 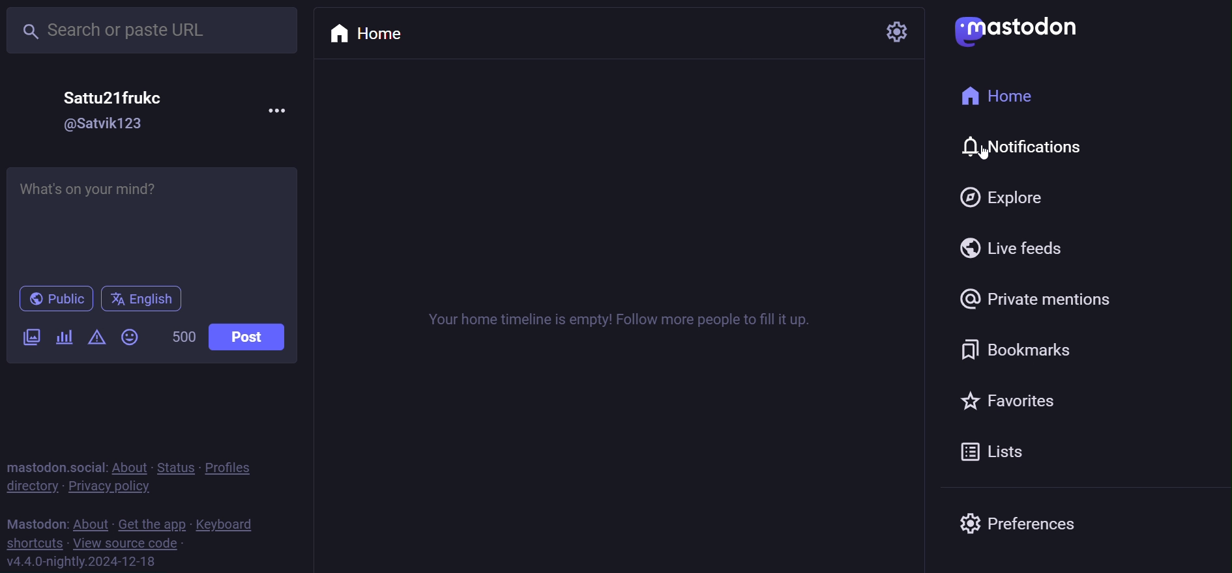 I want to click on mastodon, so click(x=36, y=522).